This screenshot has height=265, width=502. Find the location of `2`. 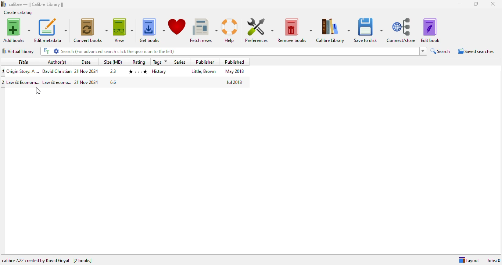

2 is located at coordinates (3, 82).